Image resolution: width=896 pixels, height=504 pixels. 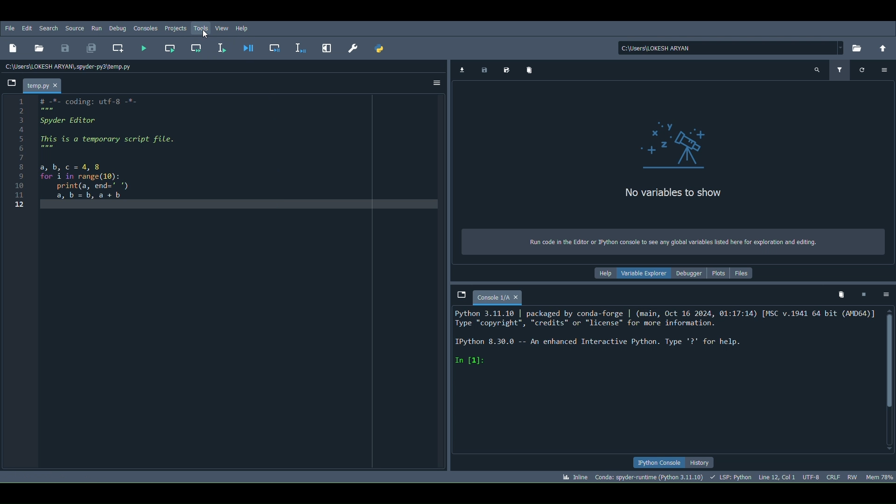 What do you see at coordinates (65, 48) in the screenshot?
I see `Save file (Ctrl + S)` at bounding box center [65, 48].